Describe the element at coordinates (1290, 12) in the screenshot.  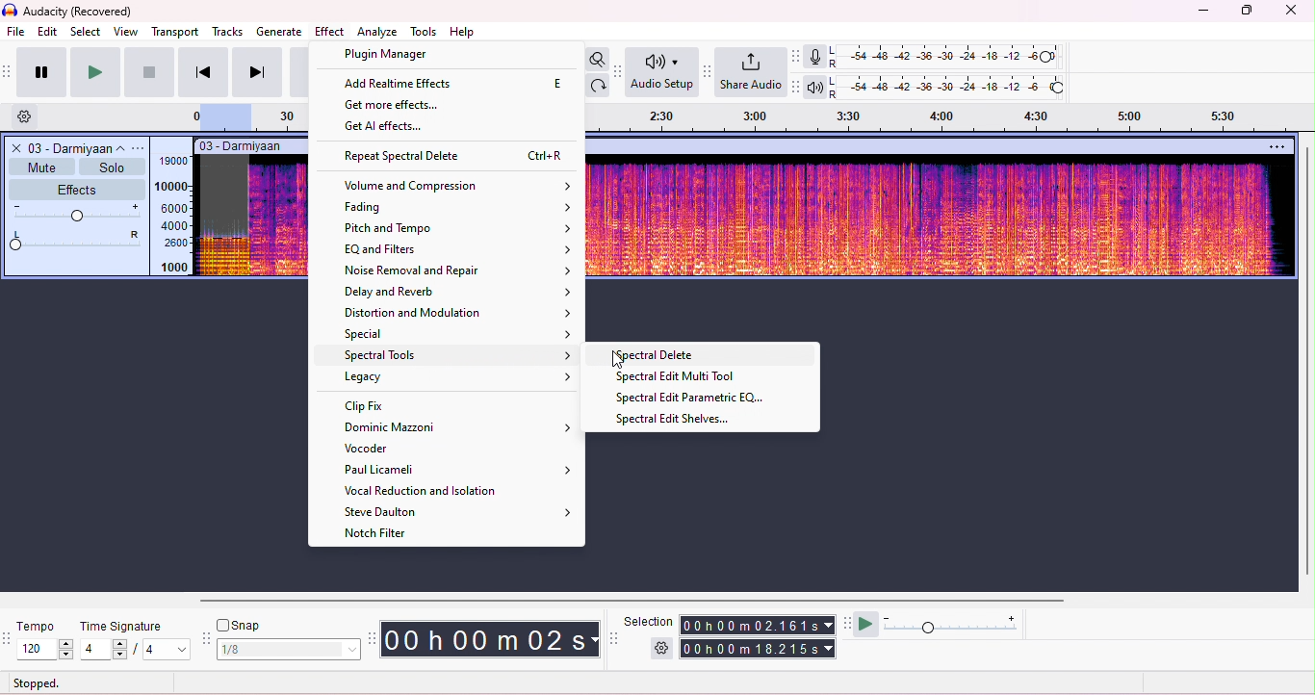
I see `close` at that location.